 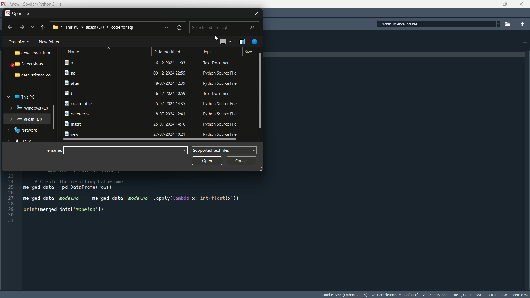 I want to click on back, so click(x=9, y=27).